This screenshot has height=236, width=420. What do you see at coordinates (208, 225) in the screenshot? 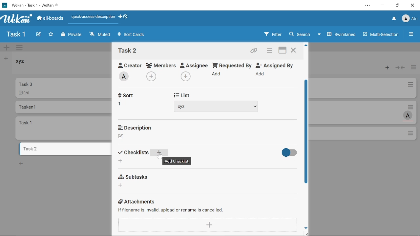
I see `Add` at bounding box center [208, 225].